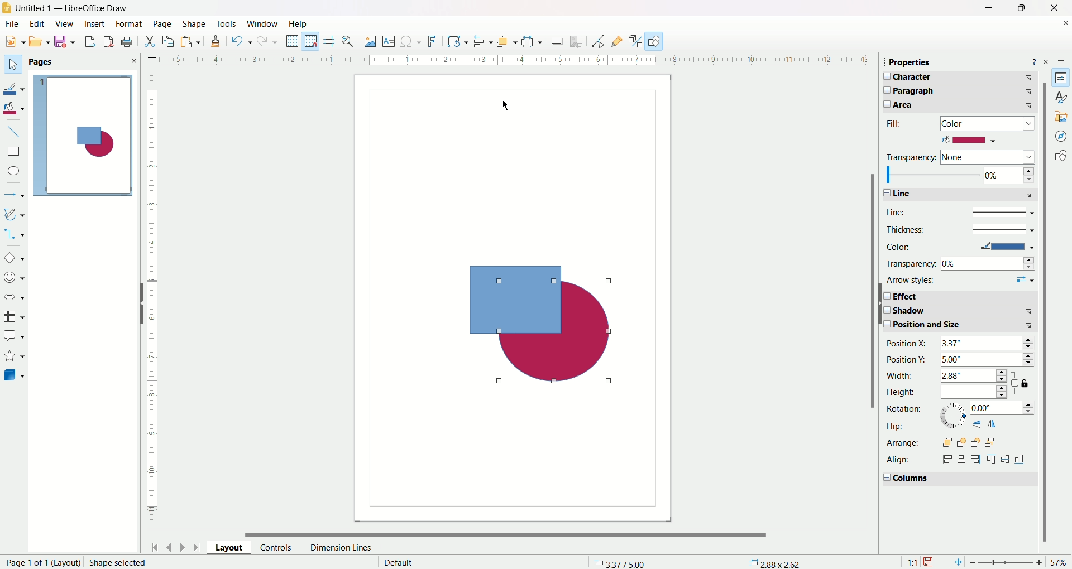  I want to click on scaling factor, so click(910, 561).